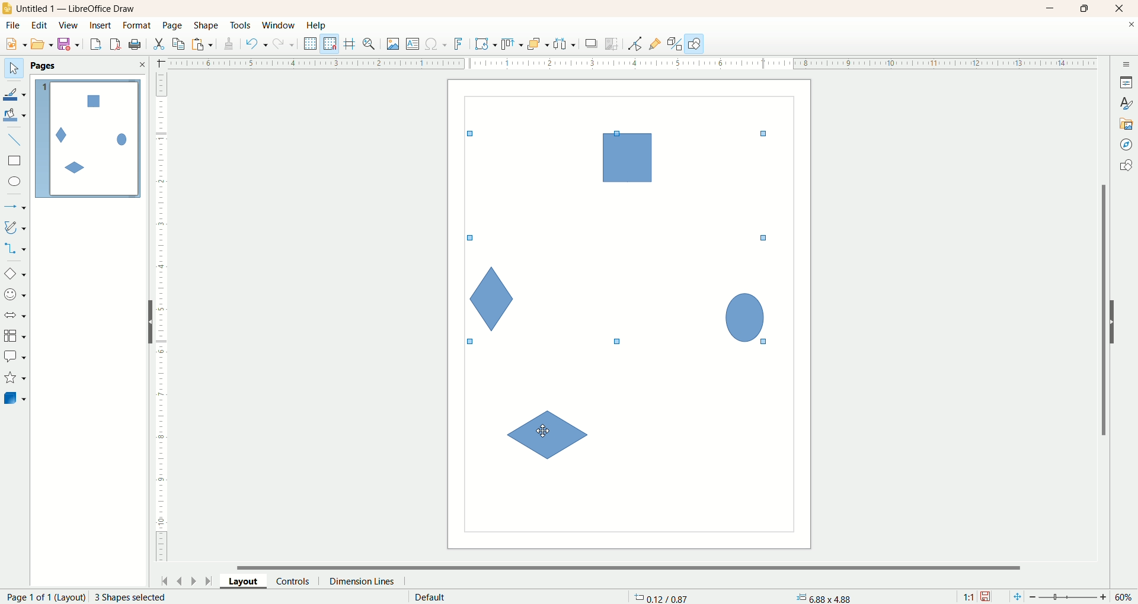  What do you see at coordinates (663, 597) in the screenshot?
I see `coordinates` at bounding box center [663, 597].